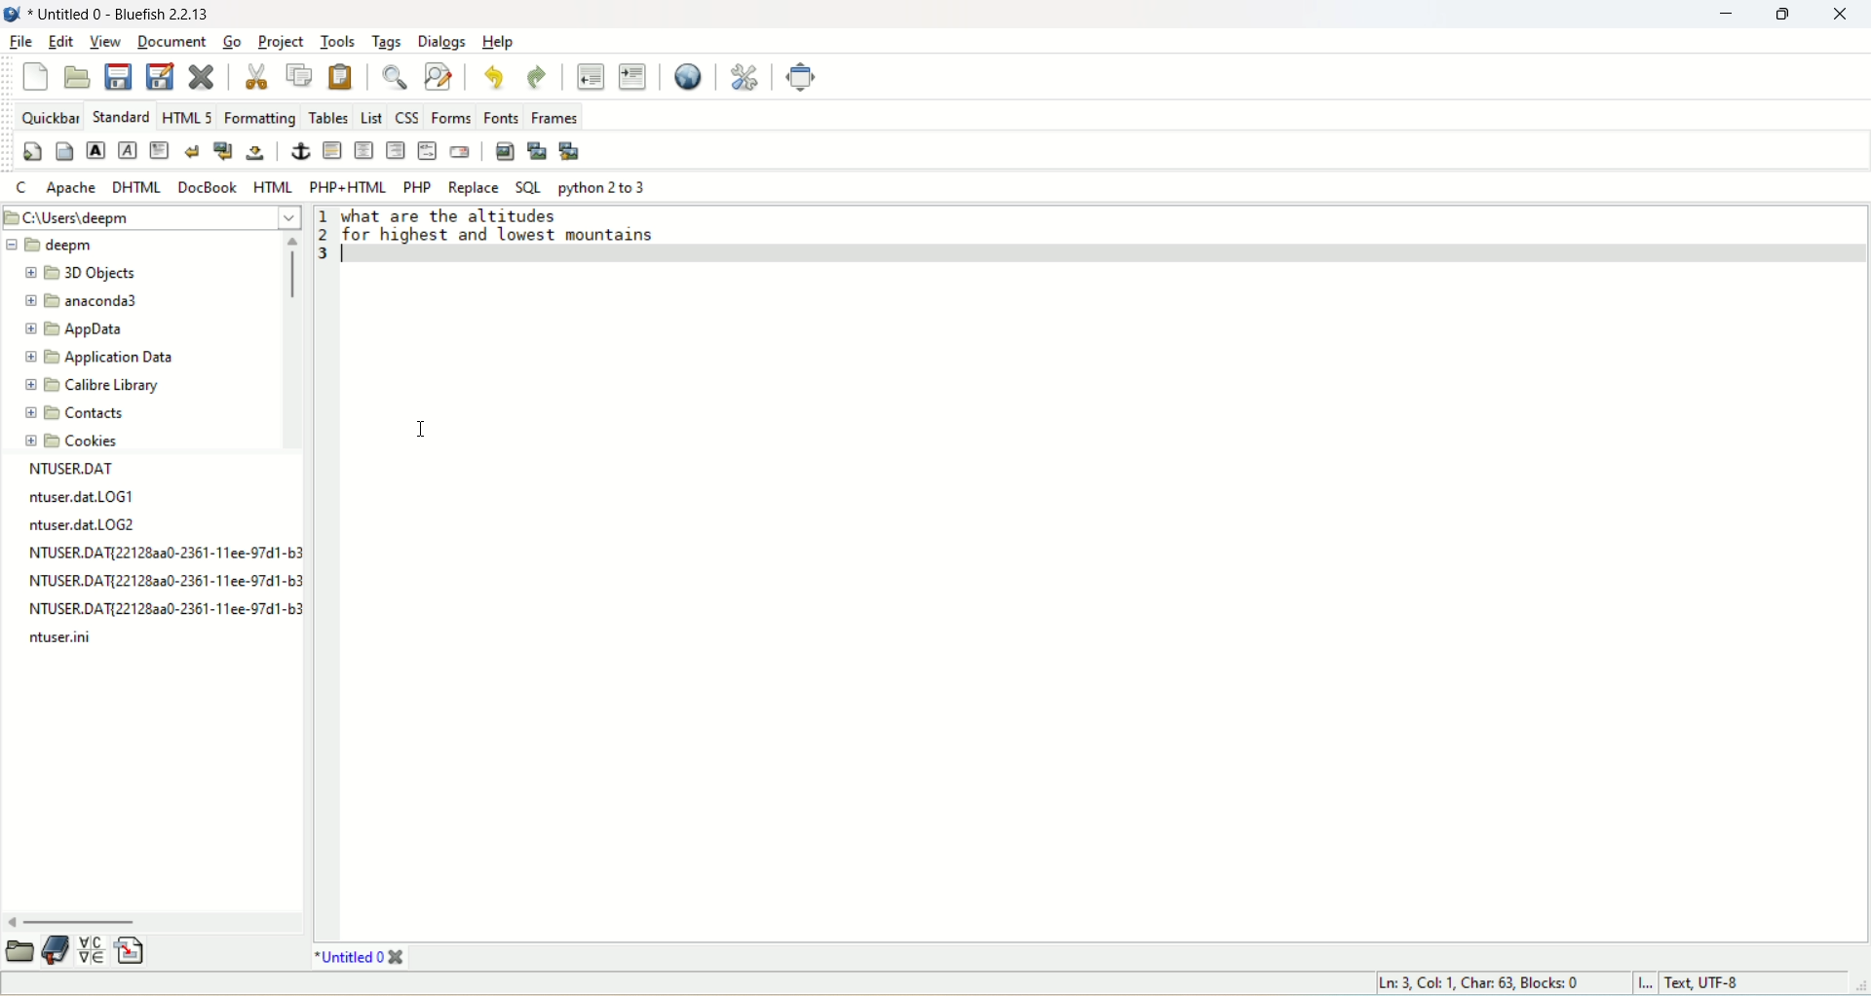 The image size is (1871, 996). I want to click on contacts, so click(76, 414).